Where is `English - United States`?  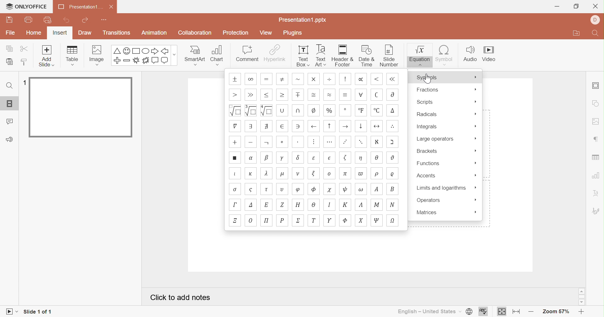 English - United States is located at coordinates (426, 311).